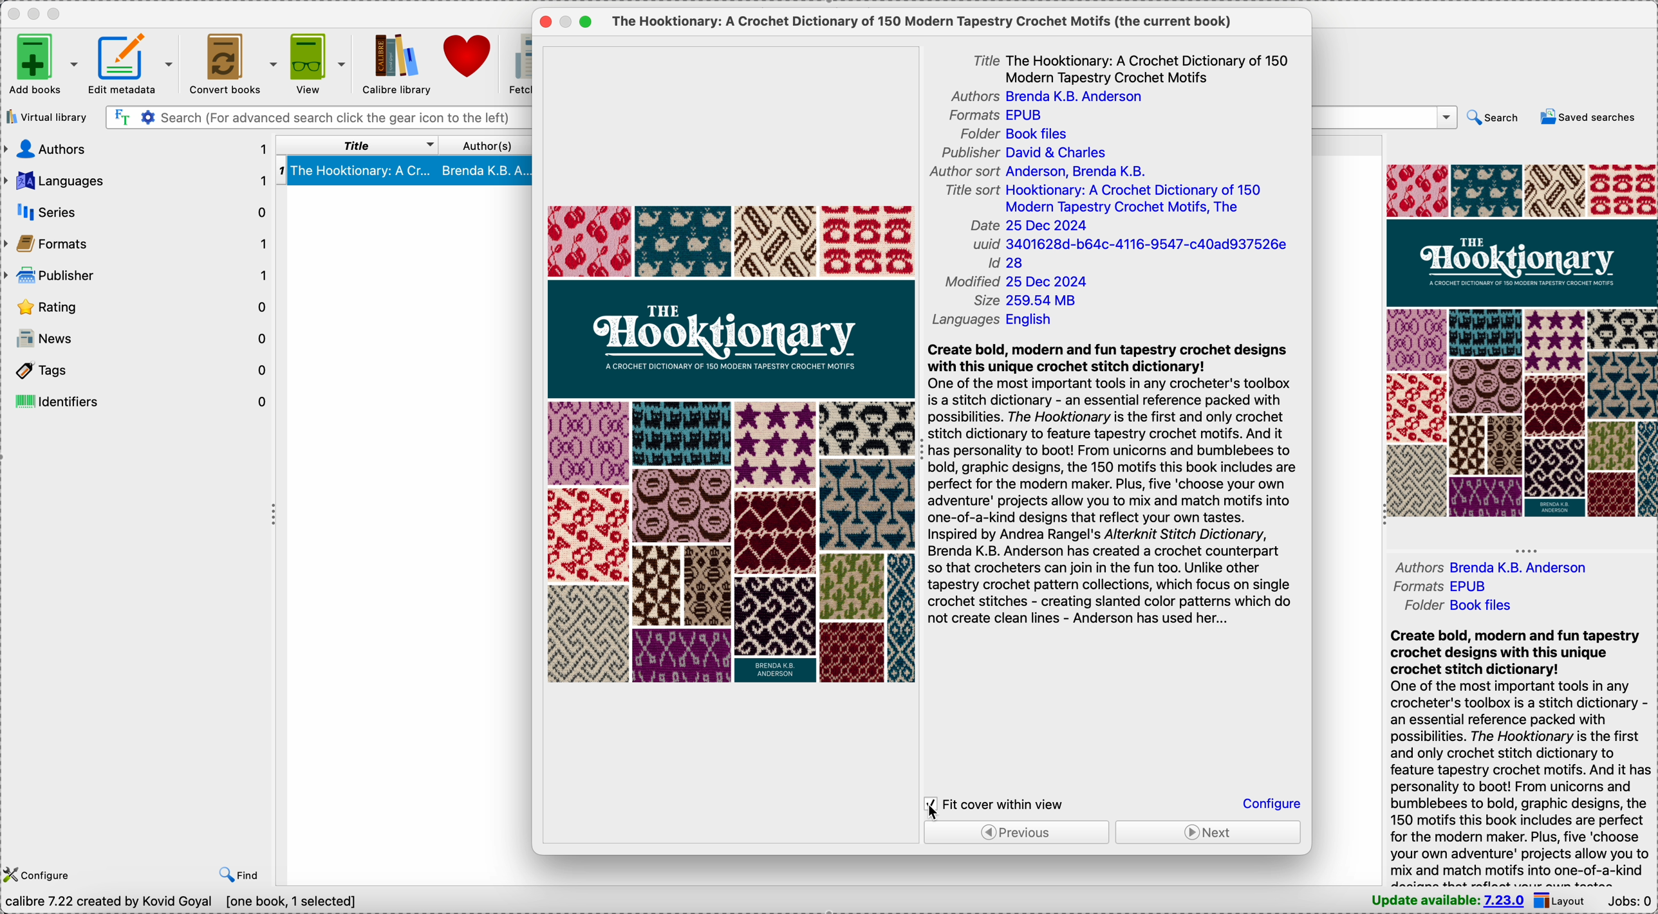 This screenshot has height=914, width=1658. I want to click on layout, so click(1563, 900).